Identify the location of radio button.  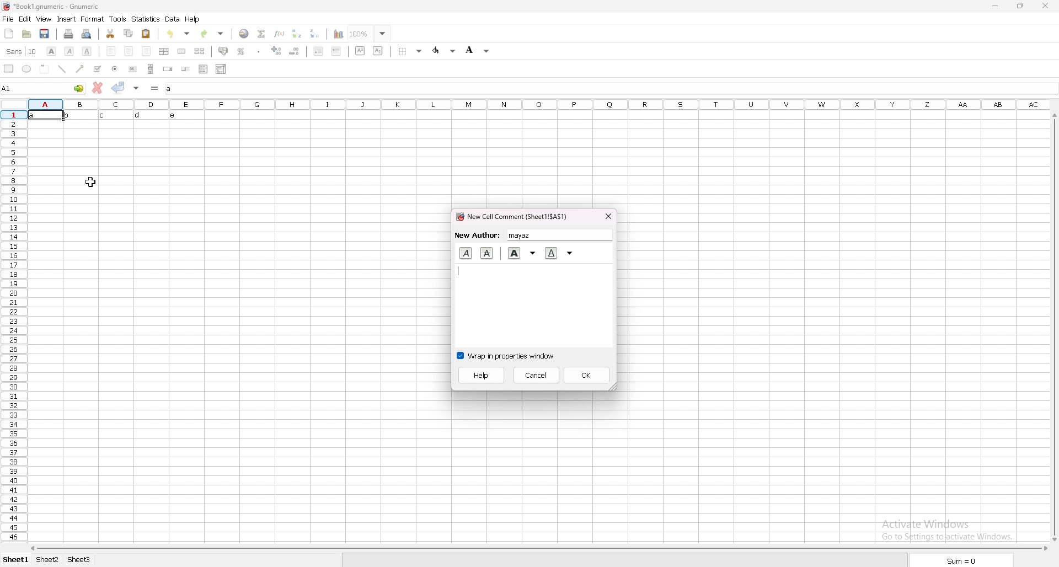
(115, 69).